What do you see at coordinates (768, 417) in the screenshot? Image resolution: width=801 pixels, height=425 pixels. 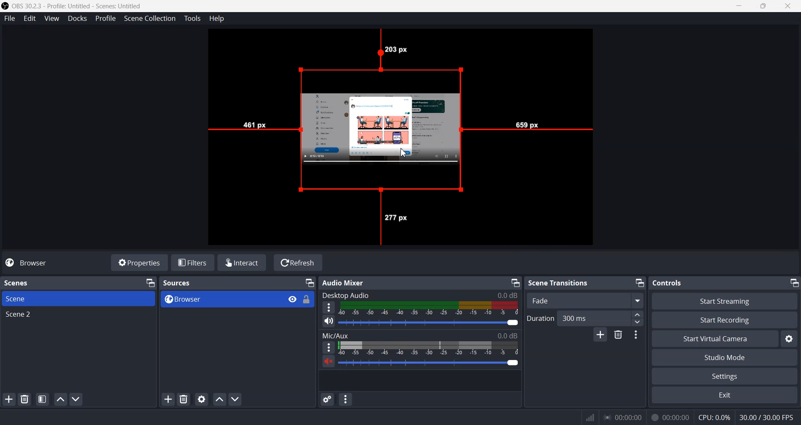 I see `30.00/30.00 FPs` at bounding box center [768, 417].